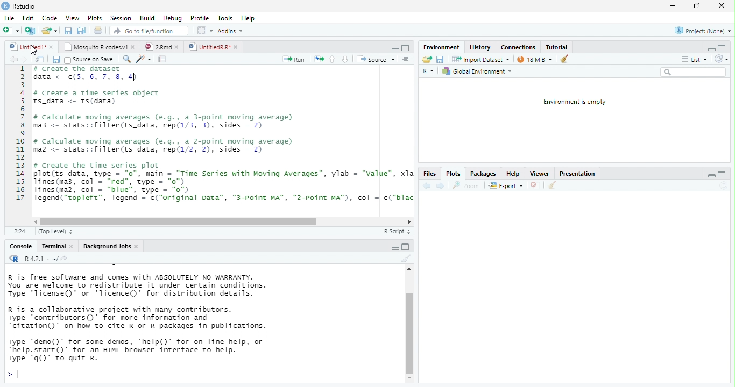  Describe the element at coordinates (135, 46) in the screenshot. I see `close` at that location.